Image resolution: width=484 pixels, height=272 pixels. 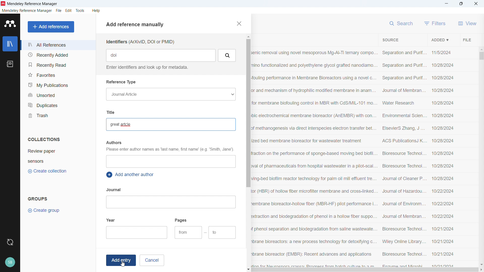 I want to click on Add another author , so click(x=131, y=175).